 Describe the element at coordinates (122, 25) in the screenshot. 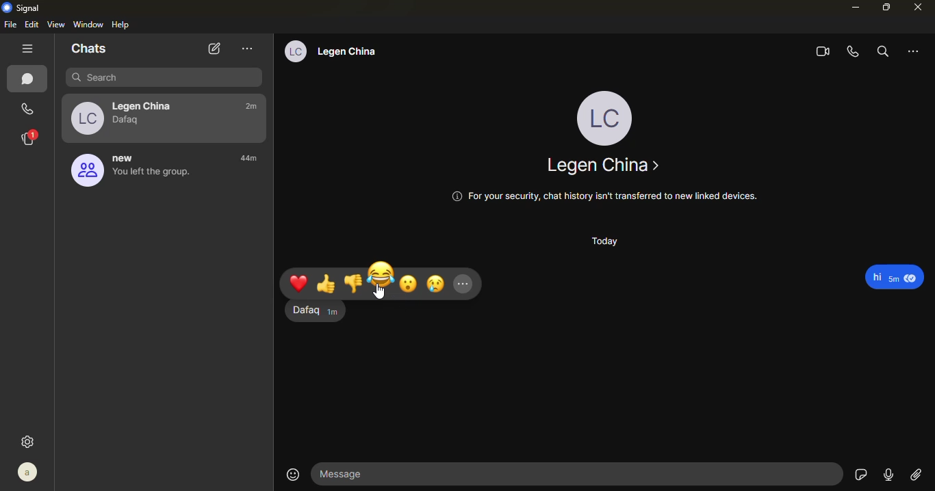

I see `help` at that location.